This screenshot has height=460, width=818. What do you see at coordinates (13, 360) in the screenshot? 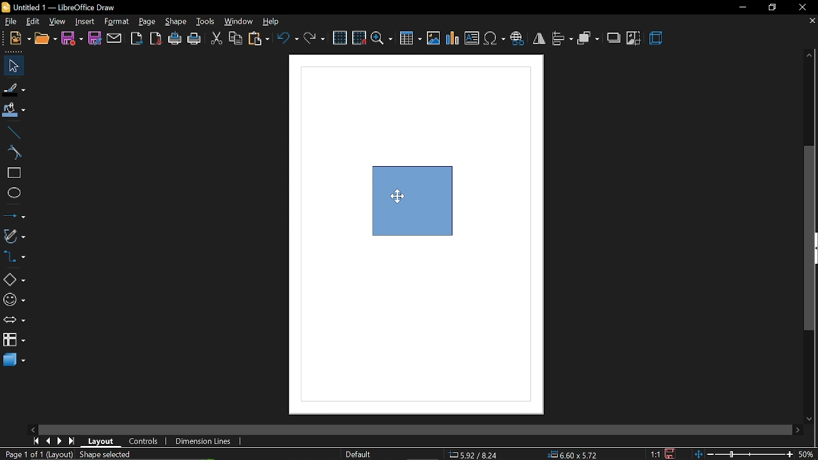
I see `3d shapes` at bounding box center [13, 360].